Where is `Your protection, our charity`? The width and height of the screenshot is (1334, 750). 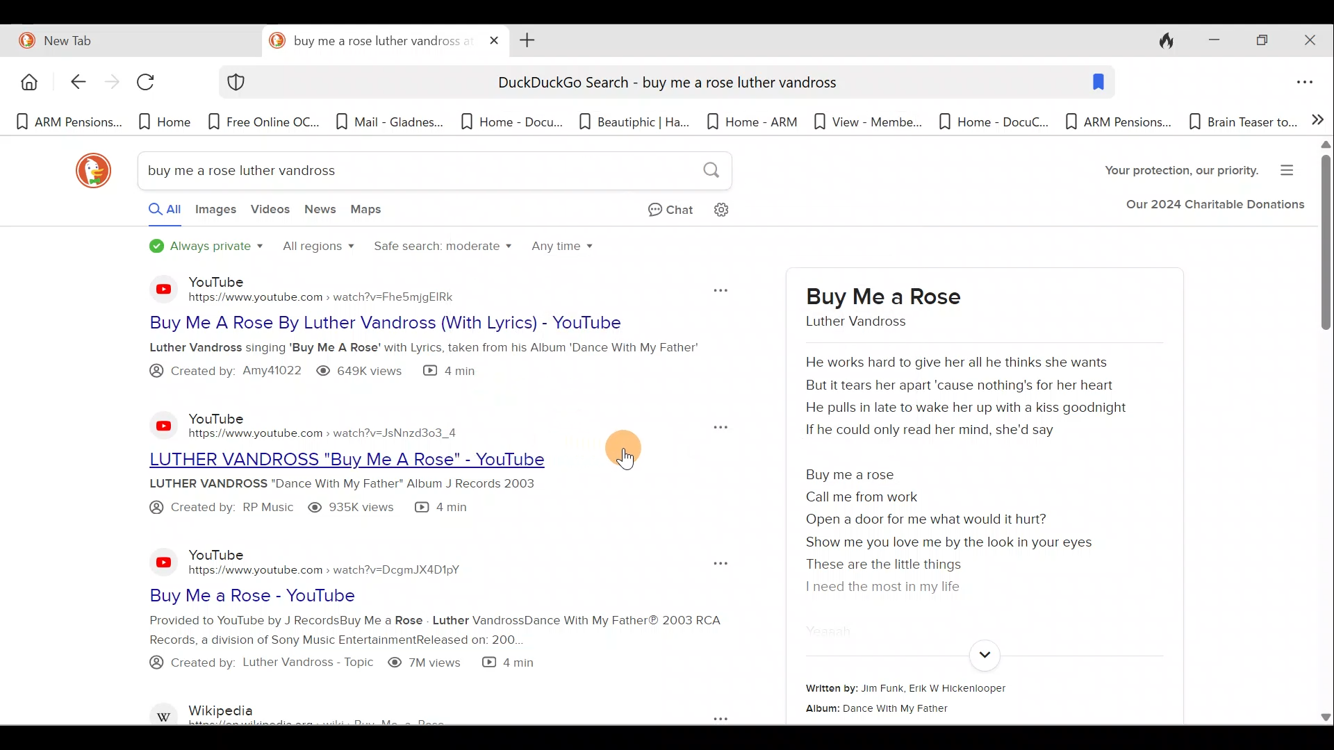
Your protection, our charity is located at coordinates (1169, 172).